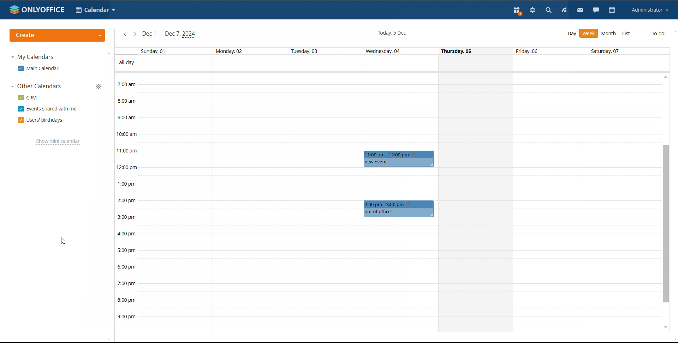  What do you see at coordinates (125, 35) in the screenshot?
I see `previous week` at bounding box center [125, 35].